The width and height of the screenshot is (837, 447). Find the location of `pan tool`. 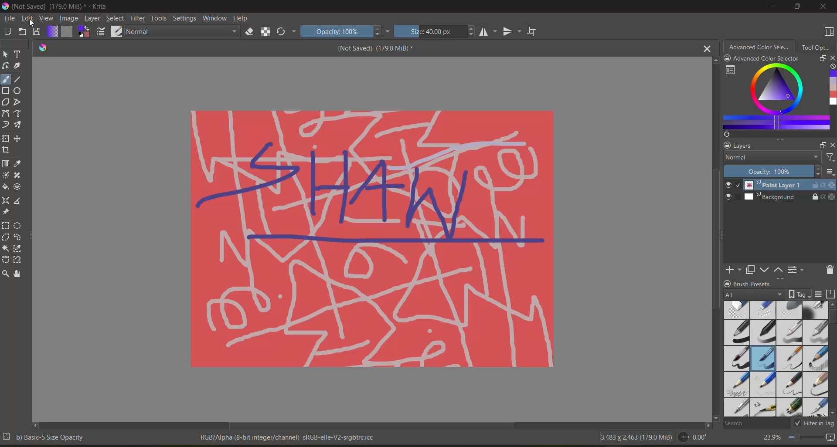

pan tool is located at coordinates (19, 273).